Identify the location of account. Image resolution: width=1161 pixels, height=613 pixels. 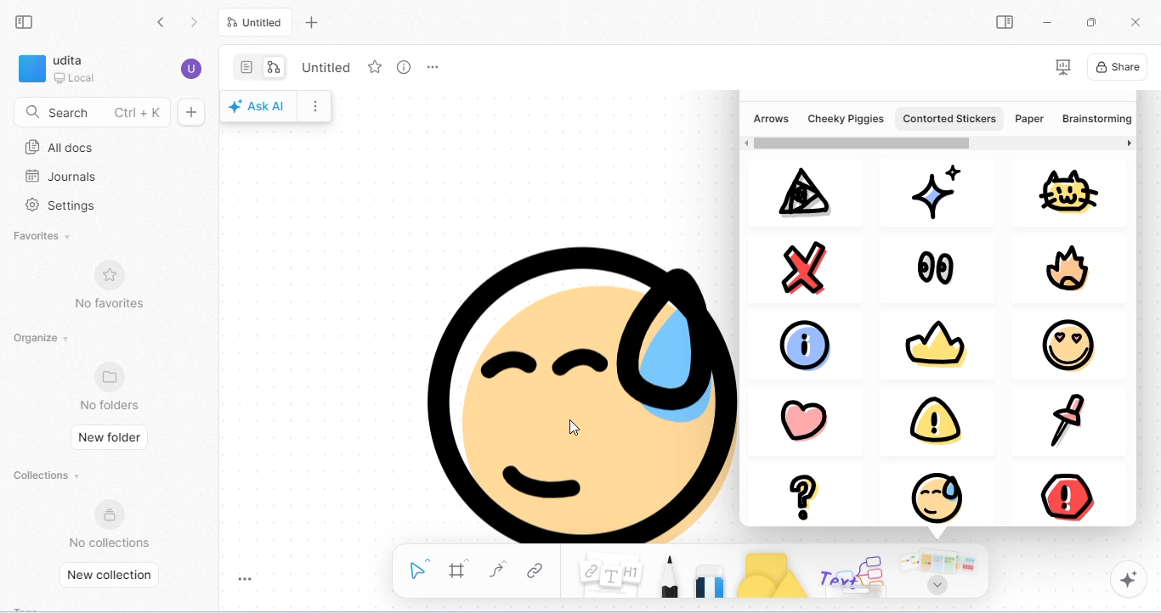
(192, 69).